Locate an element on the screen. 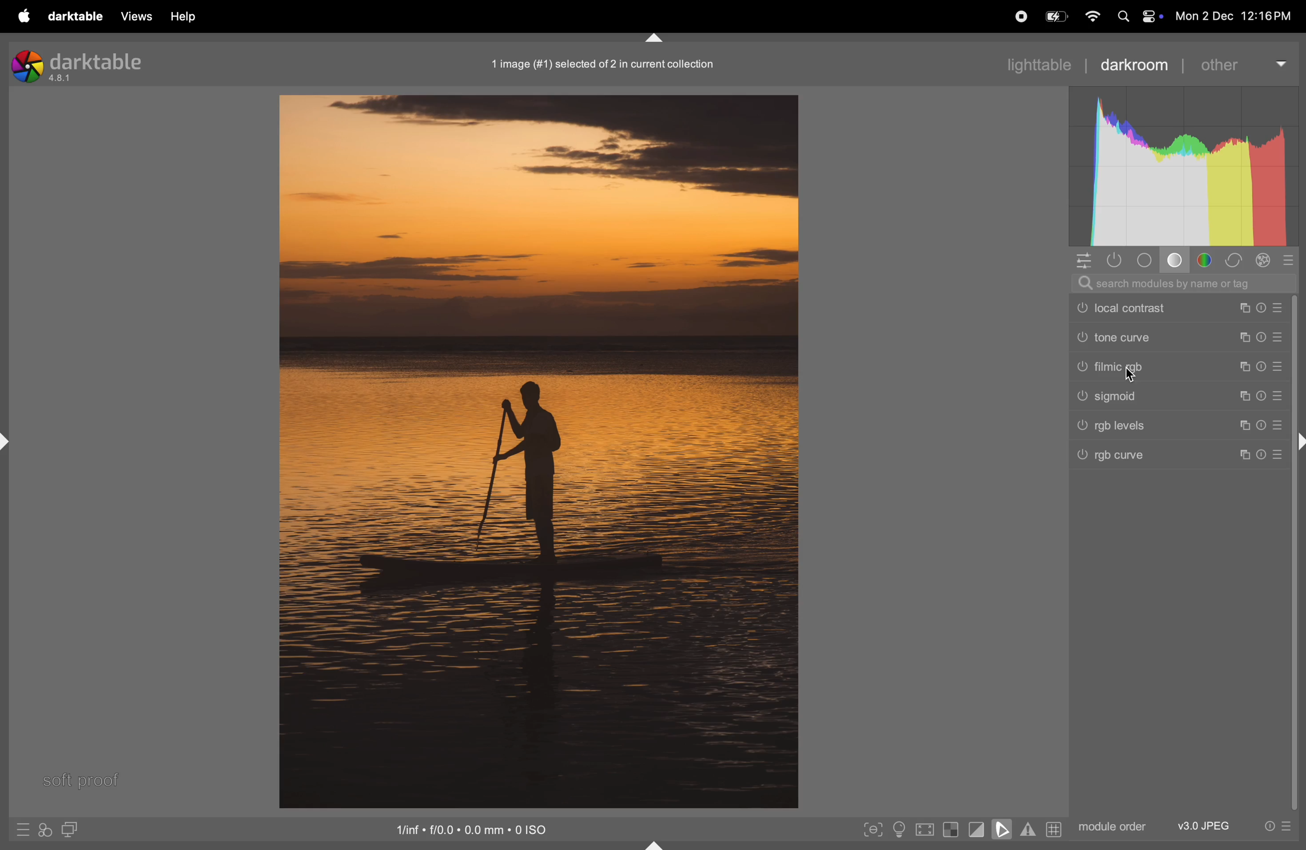 Image resolution: width=1306 pixels, height=850 pixels. searchbar is located at coordinates (1184, 283).